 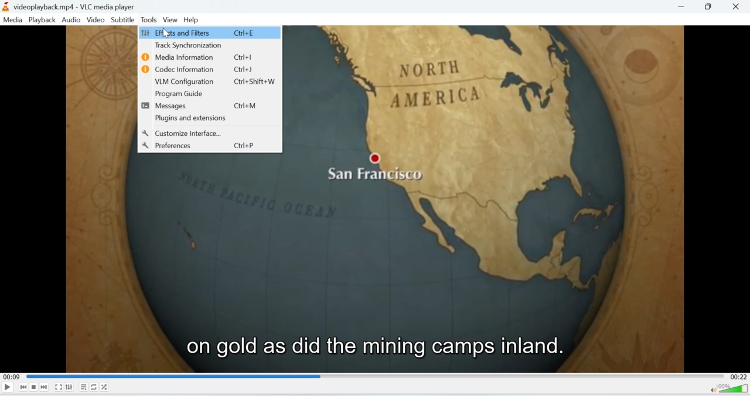 I want to click on Extended Settings, so click(x=69, y=387).